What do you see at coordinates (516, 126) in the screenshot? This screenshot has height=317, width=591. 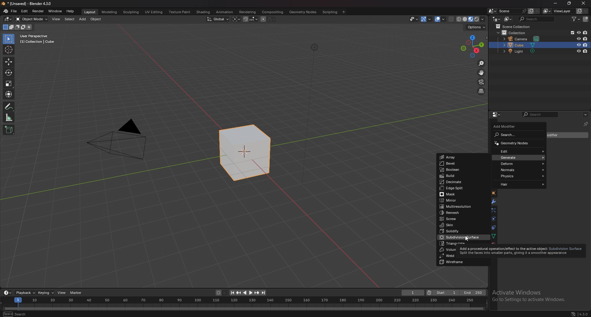 I see `add modifier` at bounding box center [516, 126].